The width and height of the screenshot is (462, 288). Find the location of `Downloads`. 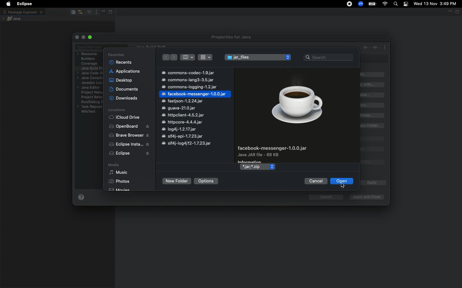

Downloads is located at coordinates (124, 98).